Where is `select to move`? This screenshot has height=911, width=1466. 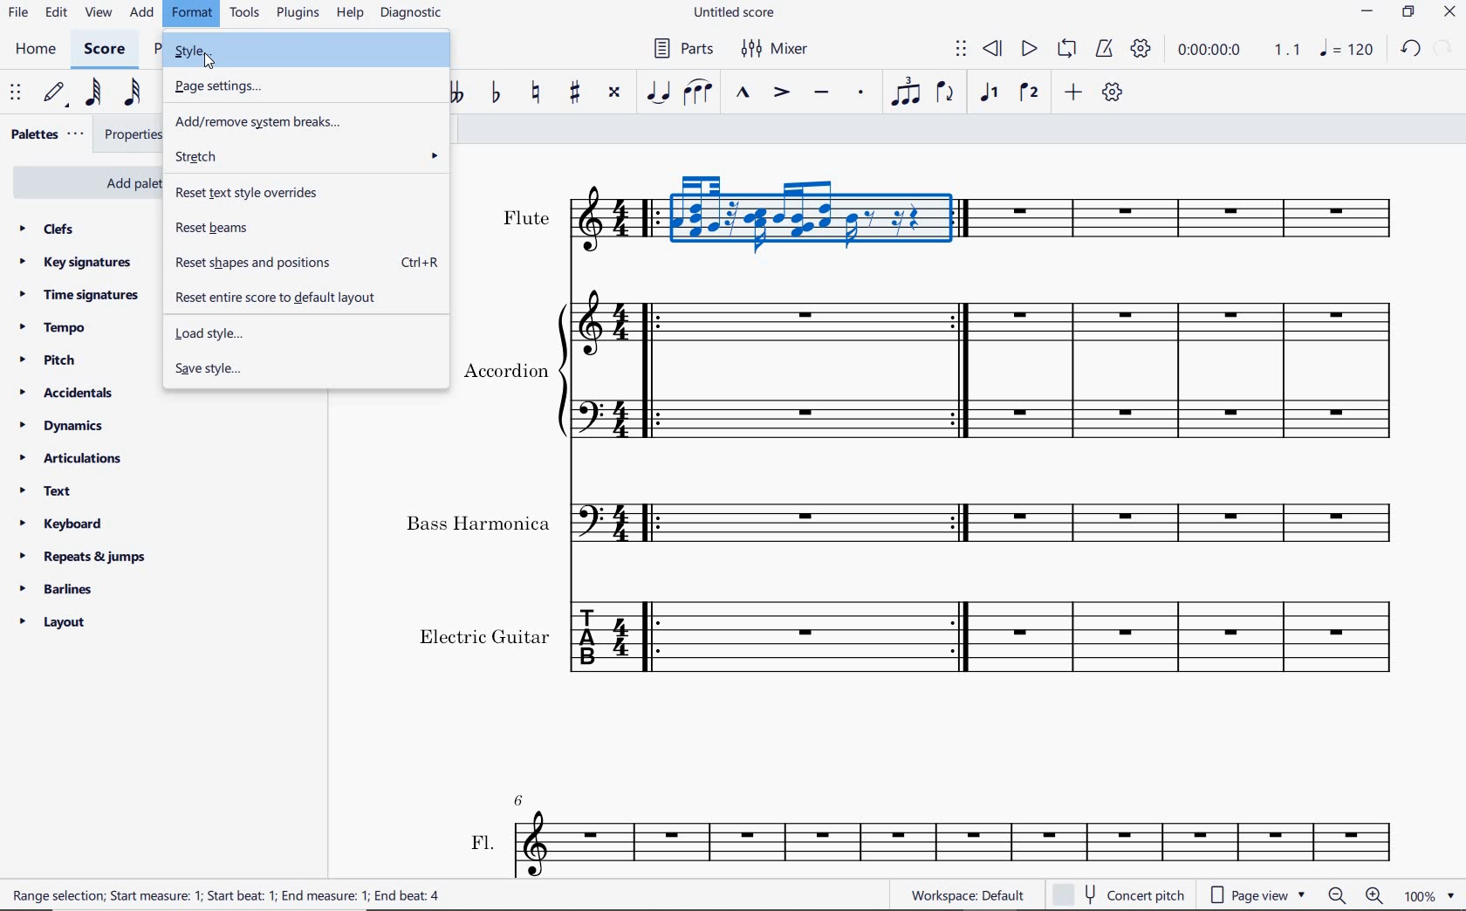
select to move is located at coordinates (962, 51).